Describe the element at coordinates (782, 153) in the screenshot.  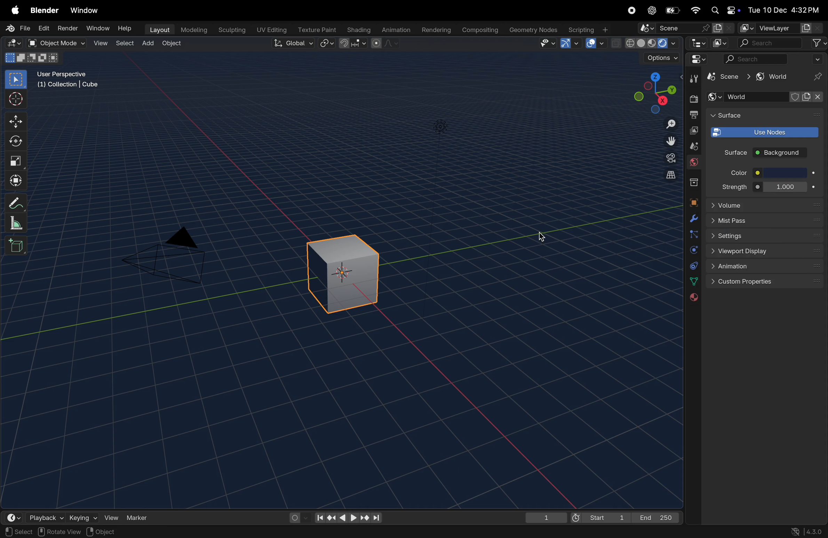
I see `background` at that location.